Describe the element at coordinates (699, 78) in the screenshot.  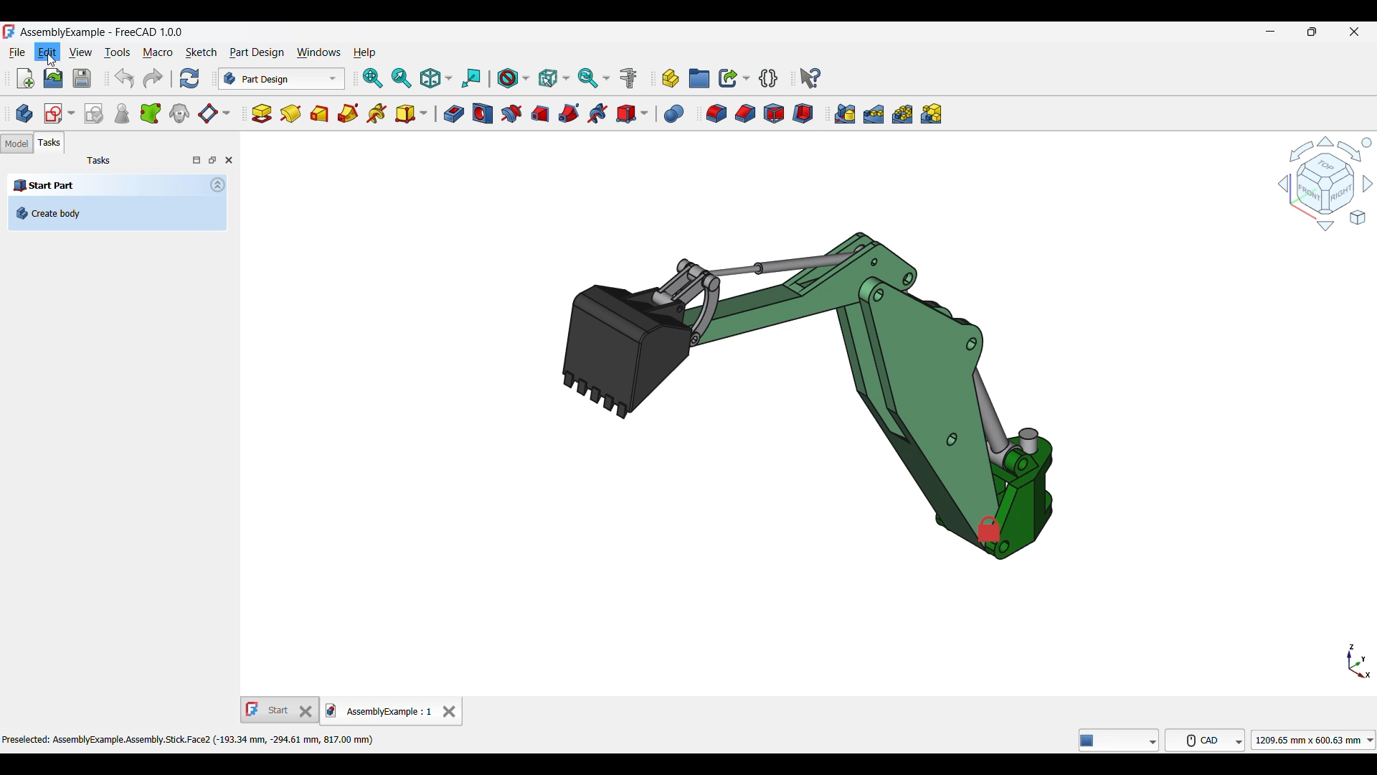
I see `Create group` at that location.